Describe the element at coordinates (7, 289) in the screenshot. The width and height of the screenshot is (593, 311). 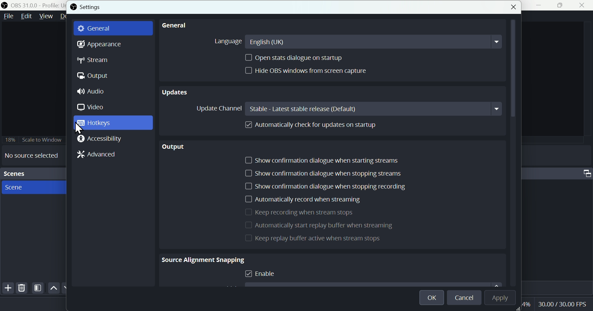
I see `Add` at that location.